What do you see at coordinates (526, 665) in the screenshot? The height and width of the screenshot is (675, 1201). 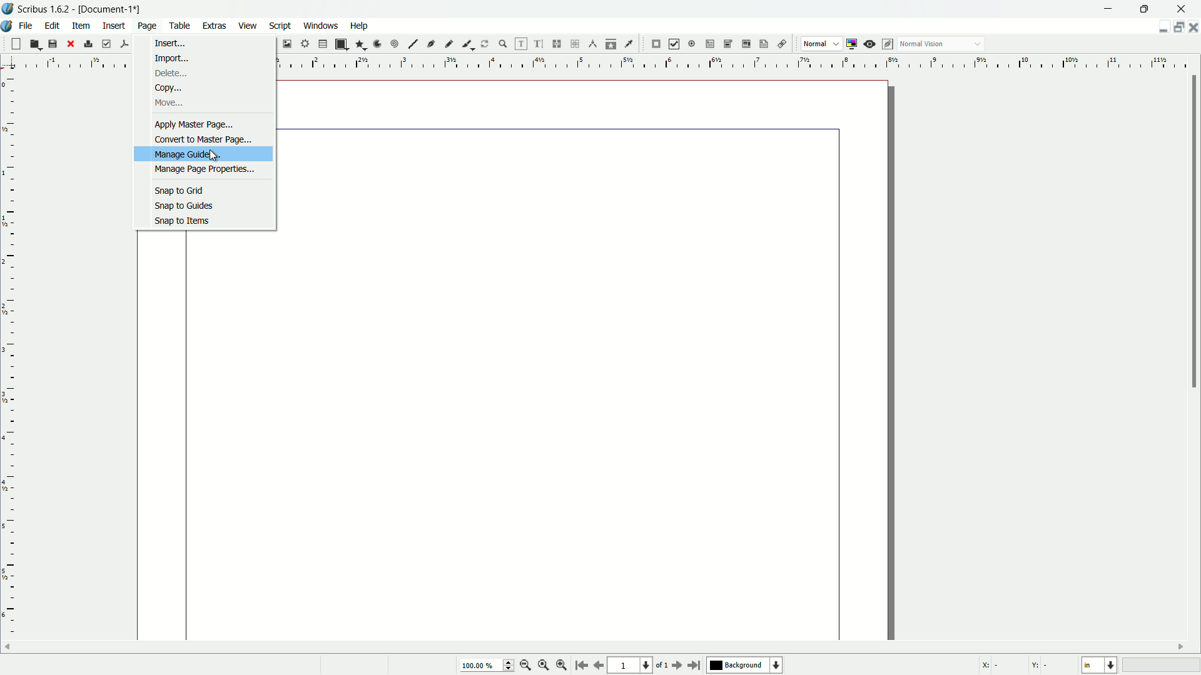 I see `zoom out` at bounding box center [526, 665].